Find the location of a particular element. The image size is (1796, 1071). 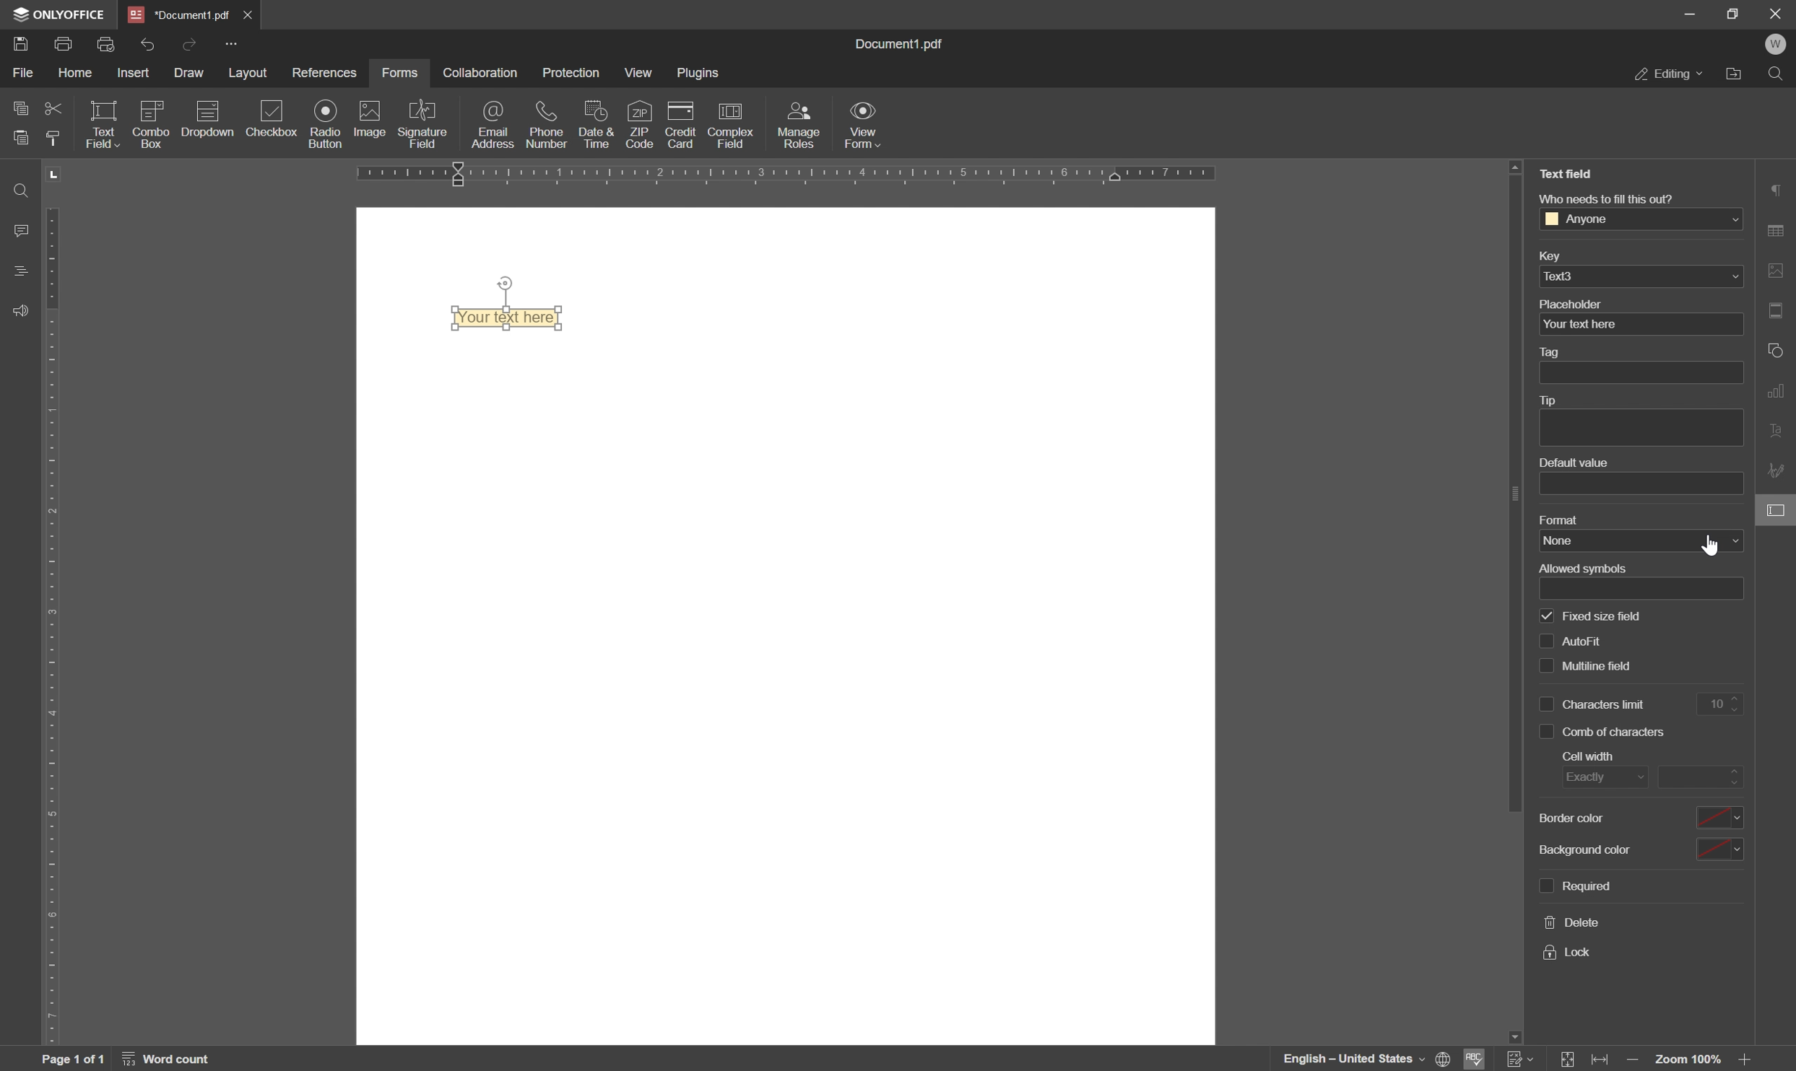

comb of characters is located at coordinates (1719, 705).